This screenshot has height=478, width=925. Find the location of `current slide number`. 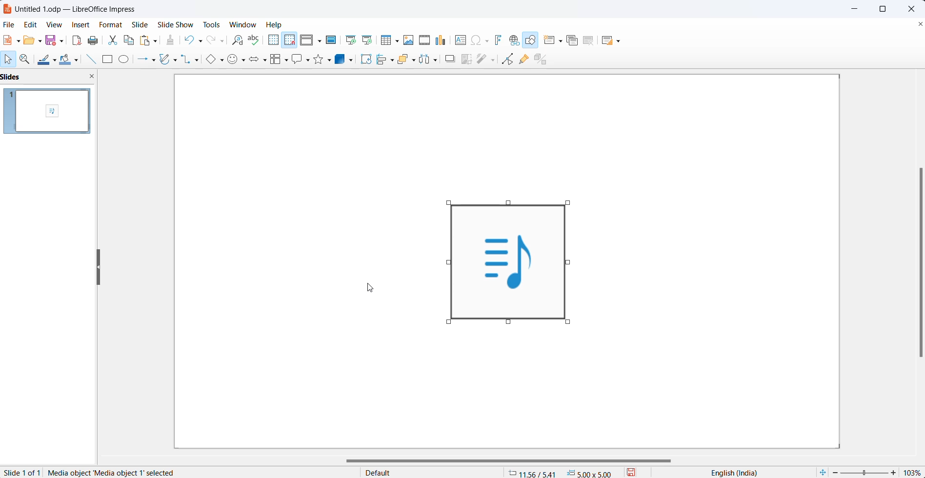

current slide number is located at coordinates (21, 473).